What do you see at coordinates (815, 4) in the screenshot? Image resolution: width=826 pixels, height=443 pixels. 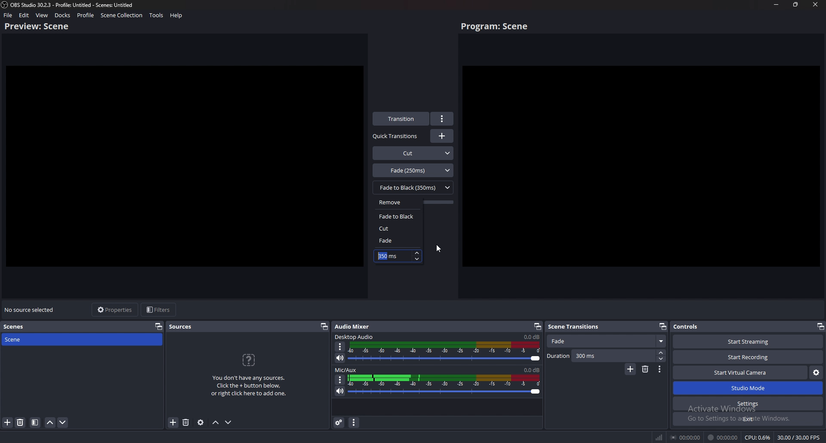 I see `close` at bounding box center [815, 4].